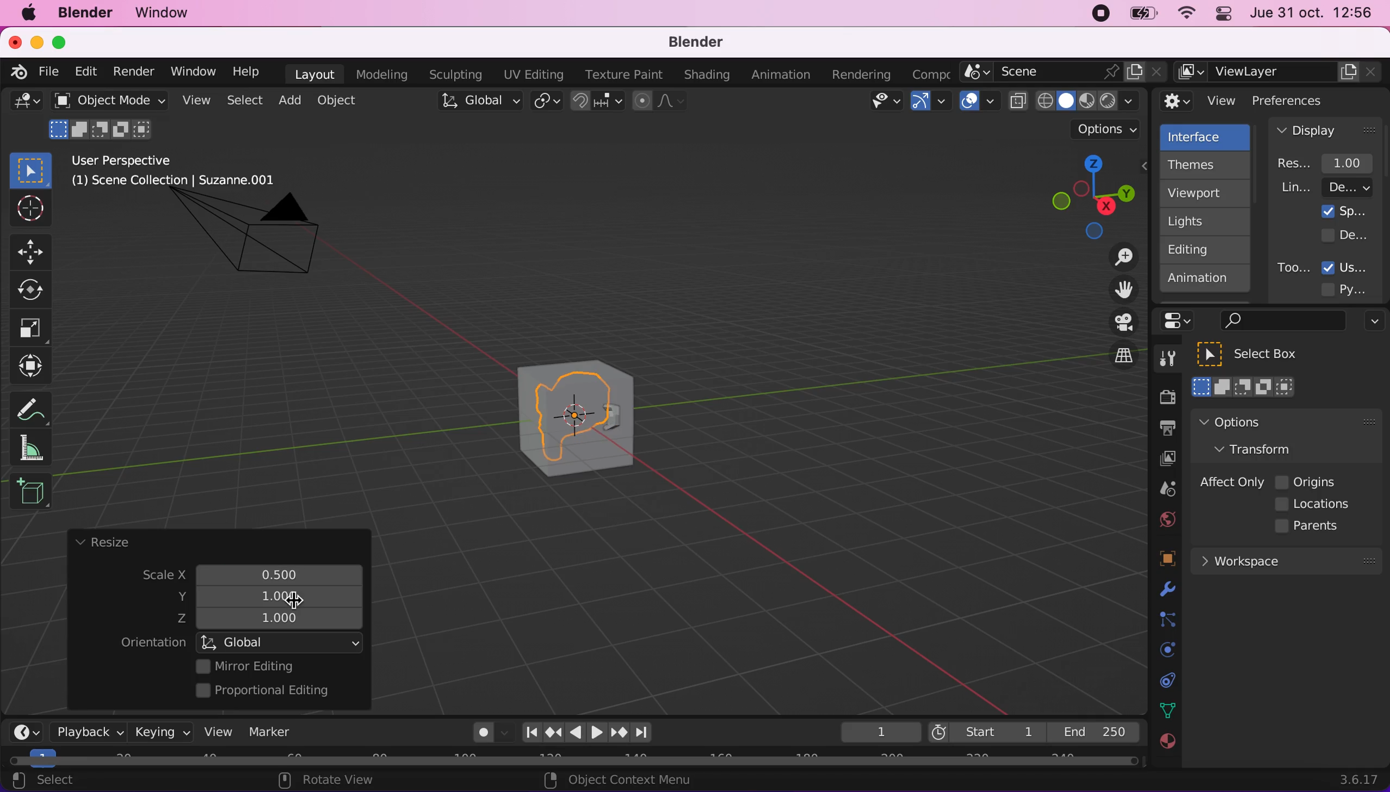  I want to click on shading, so click(707, 76).